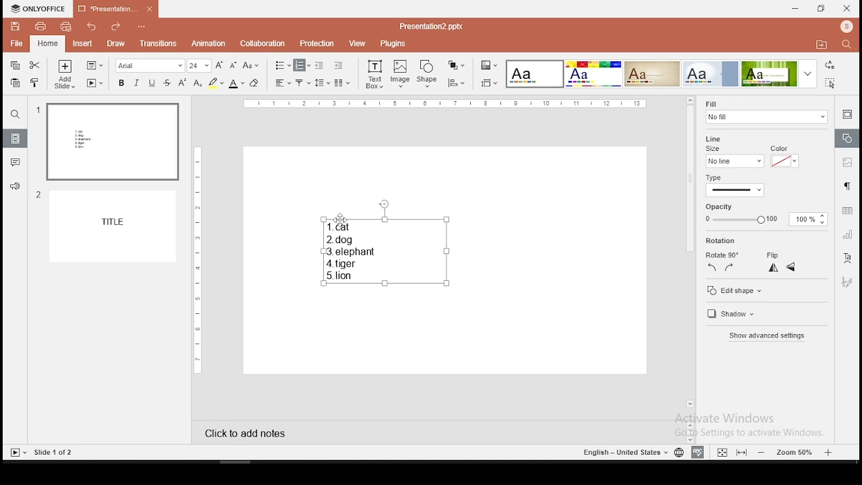  Describe the element at coordinates (14, 115) in the screenshot. I see `find` at that location.